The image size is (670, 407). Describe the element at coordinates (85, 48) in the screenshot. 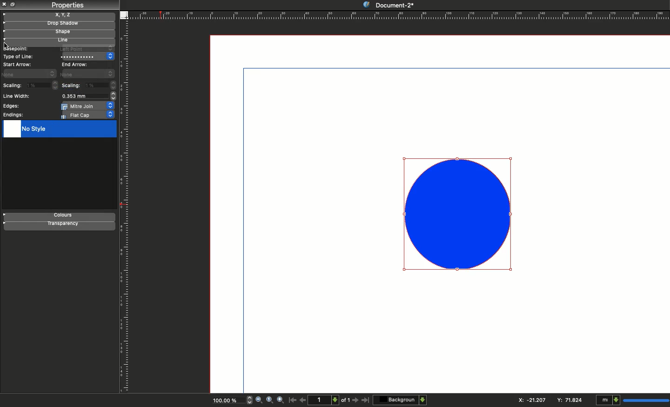

I see `Line point` at that location.